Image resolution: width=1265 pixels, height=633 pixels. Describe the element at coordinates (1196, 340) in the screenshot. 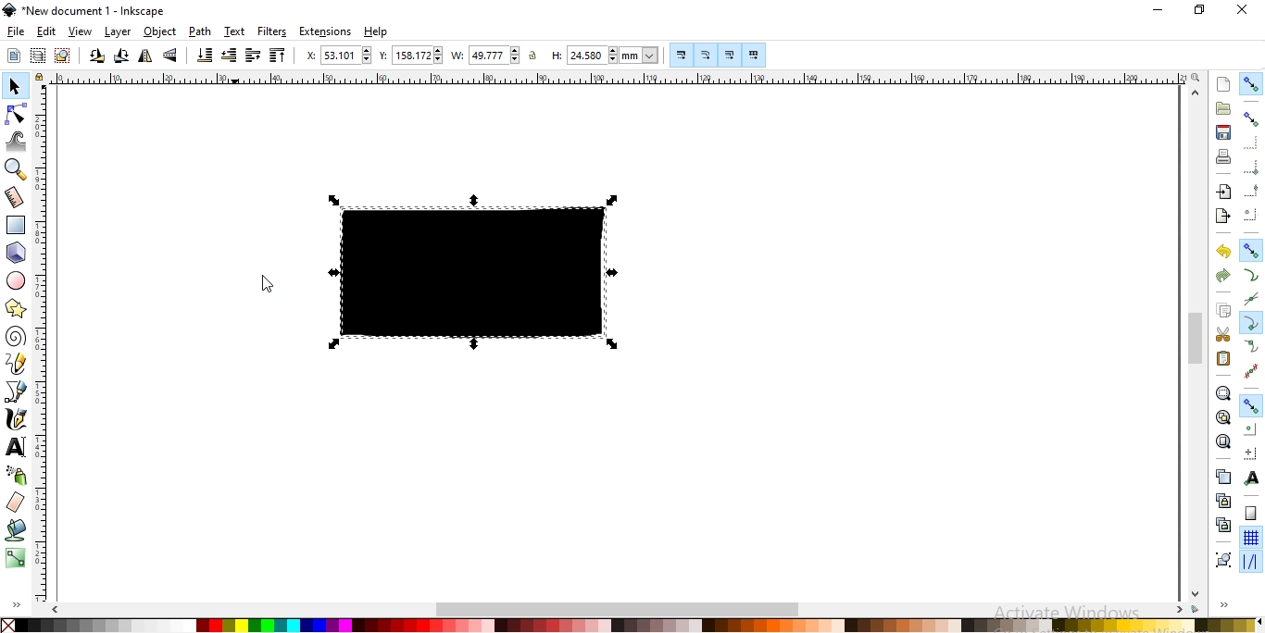

I see `scrollbar` at that location.